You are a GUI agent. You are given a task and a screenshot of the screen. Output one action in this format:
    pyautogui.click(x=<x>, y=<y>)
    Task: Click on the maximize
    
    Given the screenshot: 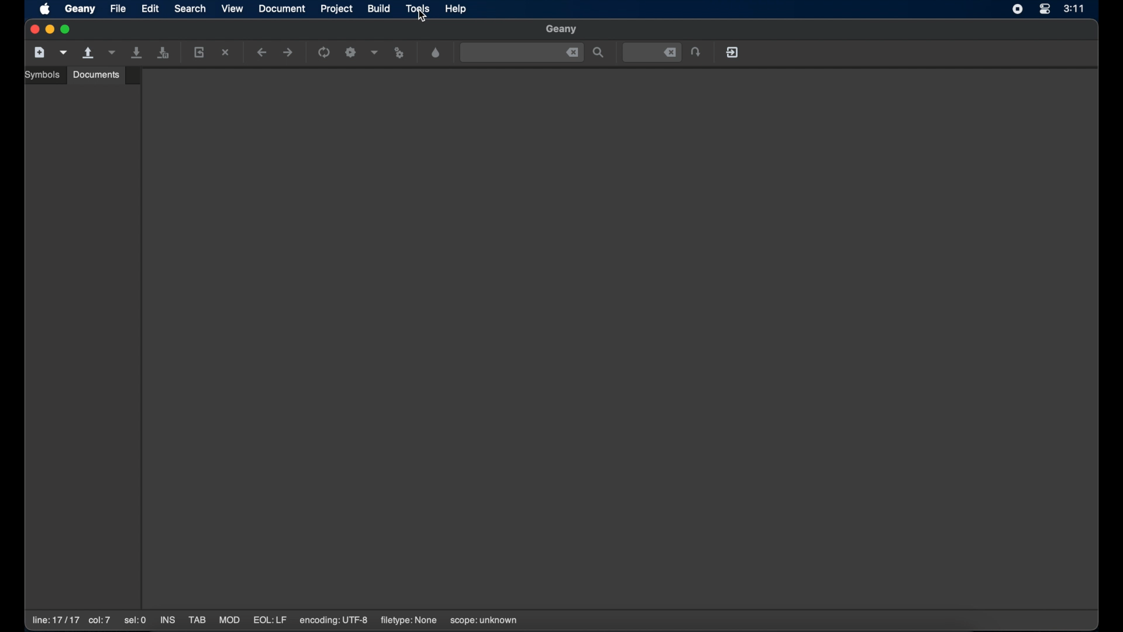 What is the action you would take?
    pyautogui.click(x=67, y=29)
    